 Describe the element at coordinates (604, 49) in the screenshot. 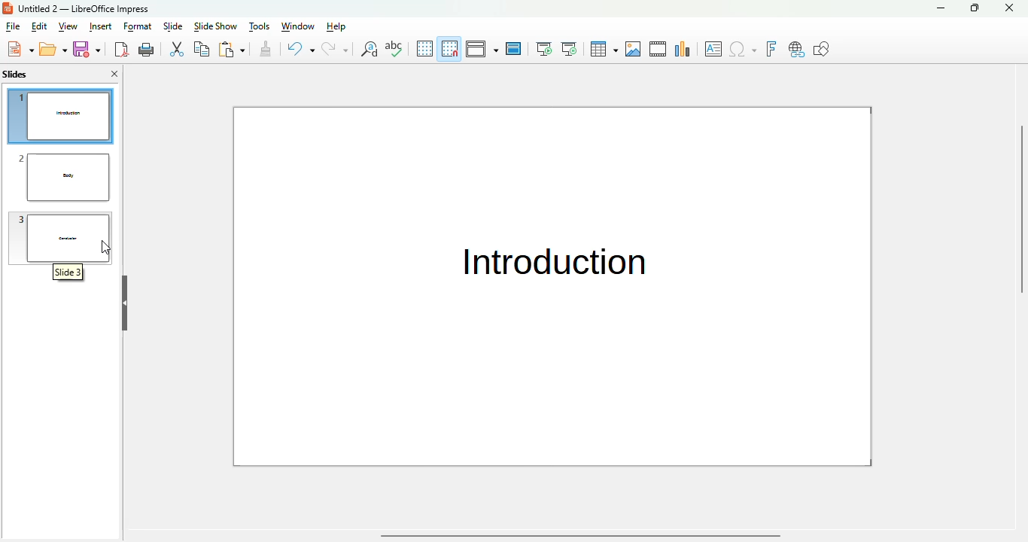

I see `table` at that location.